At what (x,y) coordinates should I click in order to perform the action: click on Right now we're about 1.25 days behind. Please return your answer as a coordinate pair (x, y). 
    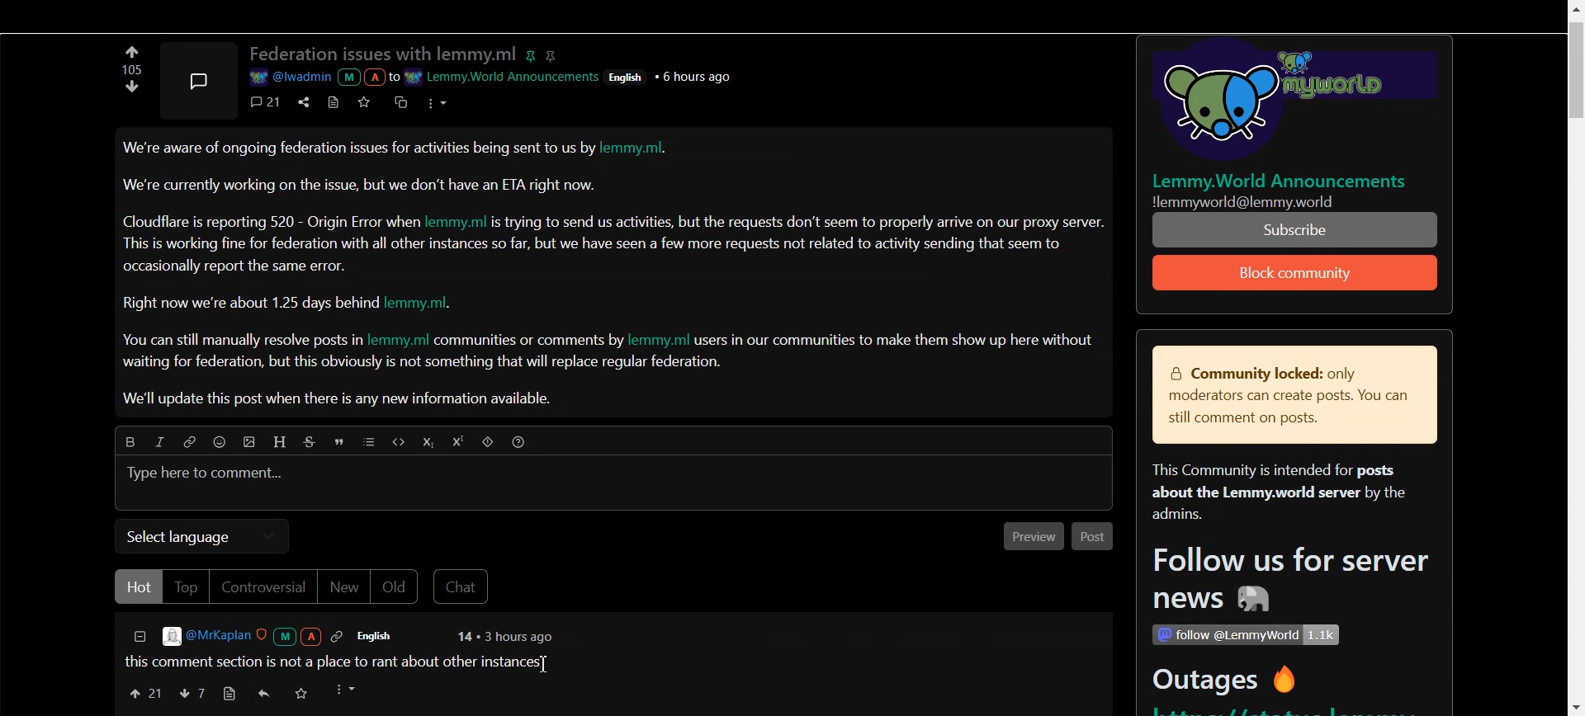
    Looking at the image, I should click on (252, 304).